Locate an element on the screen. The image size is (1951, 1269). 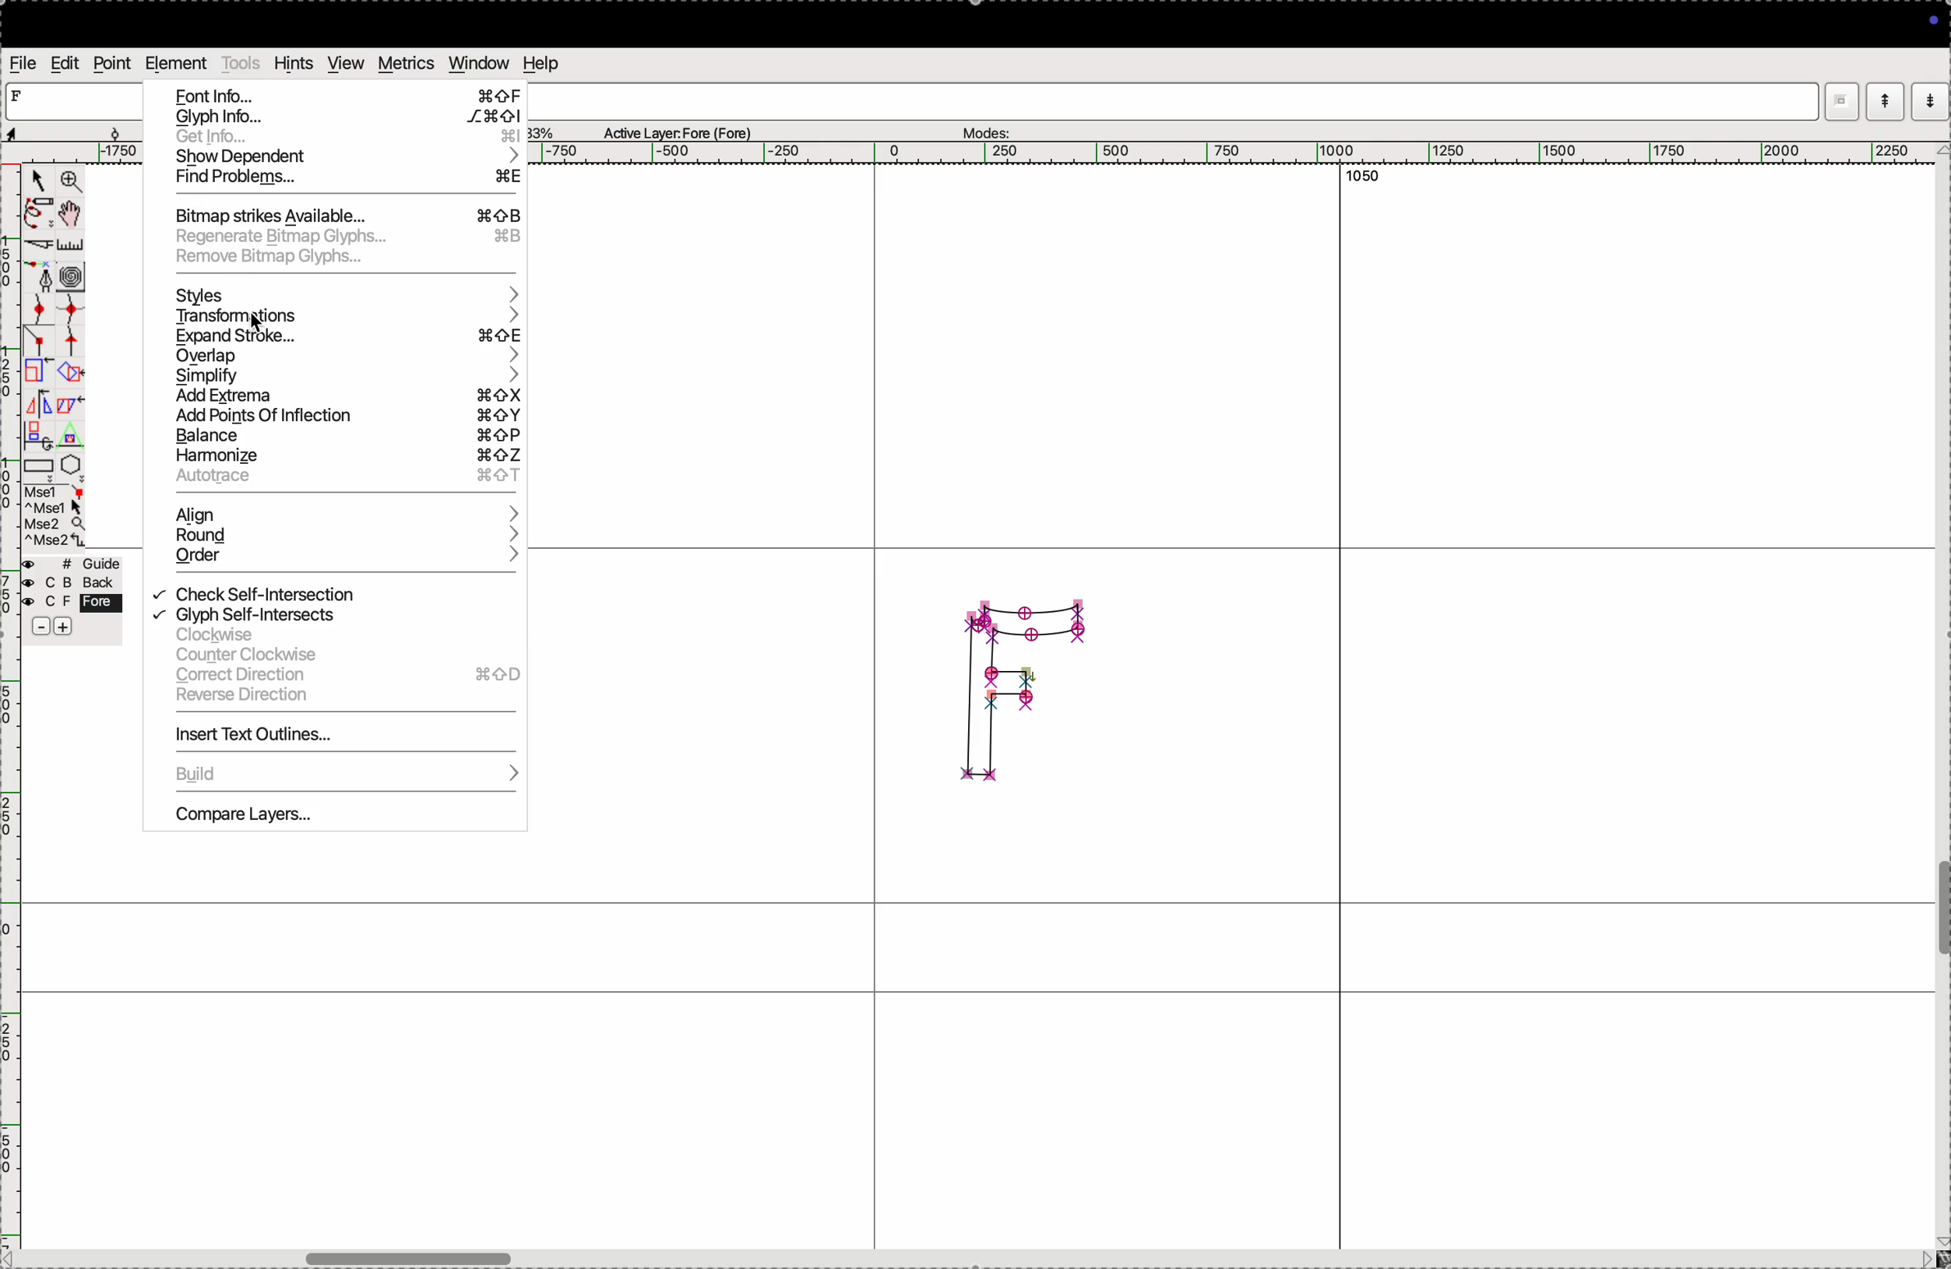
point is located at coordinates (111, 66).